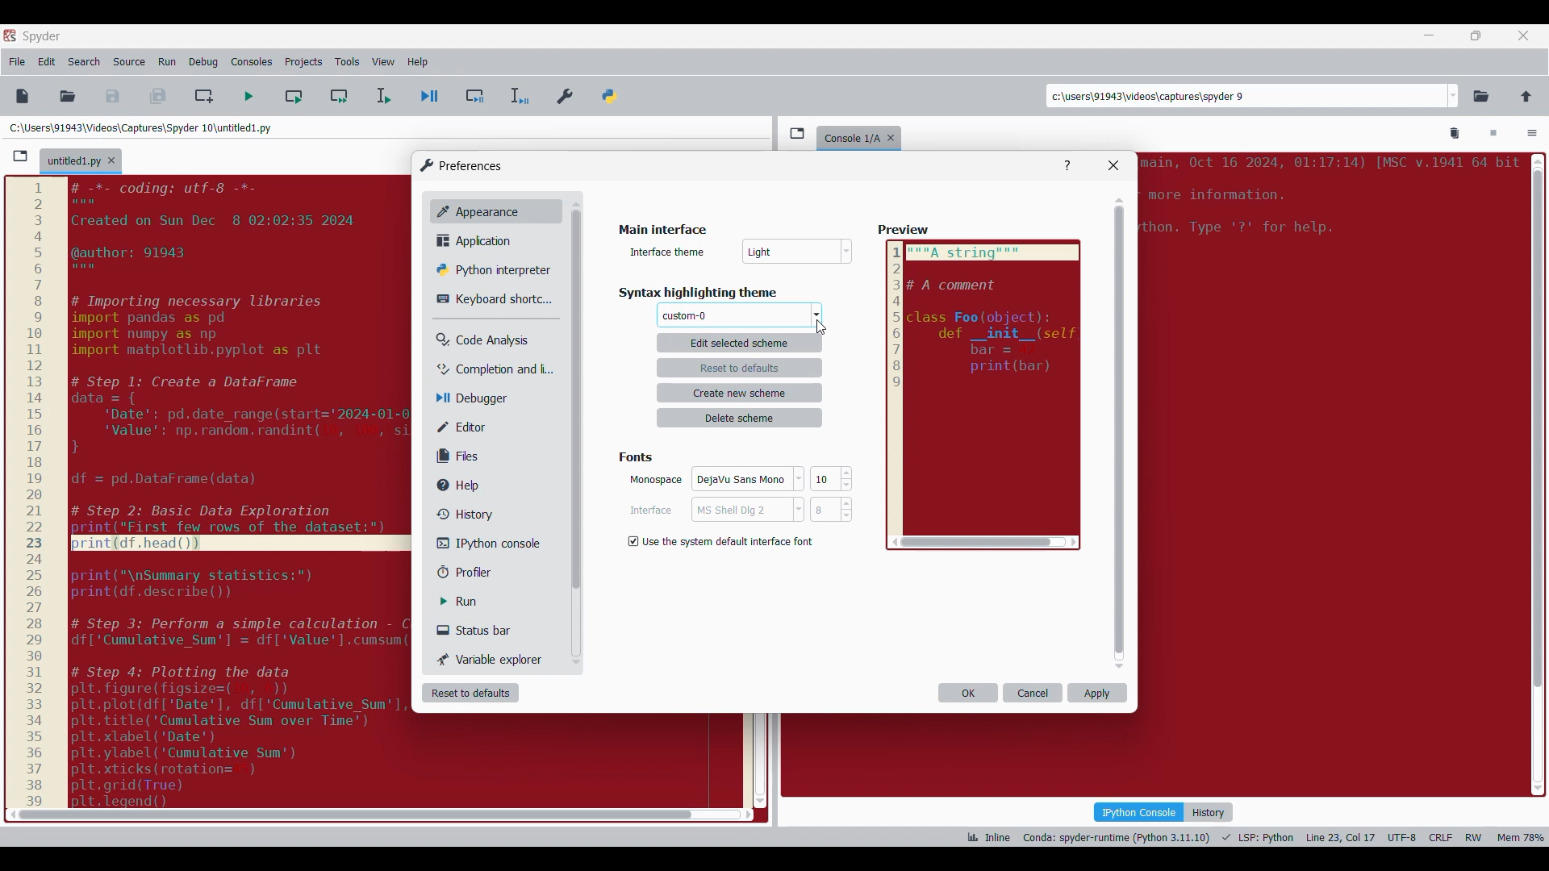 The height and width of the screenshot is (871, 1549). Describe the element at coordinates (1493, 134) in the screenshot. I see `Interrupt kernel` at that location.